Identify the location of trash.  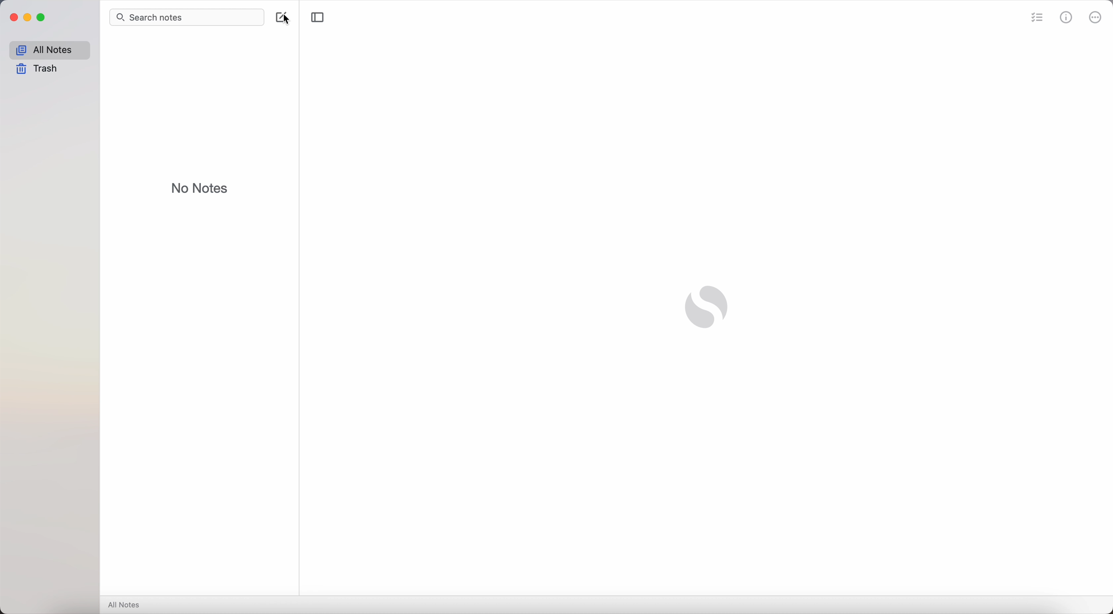
(38, 70).